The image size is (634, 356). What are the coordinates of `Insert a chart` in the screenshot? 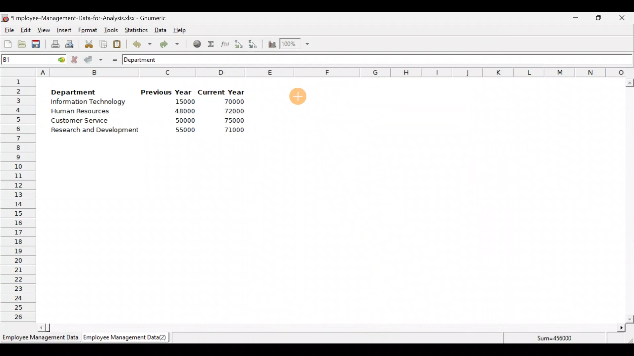 It's located at (270, 45).